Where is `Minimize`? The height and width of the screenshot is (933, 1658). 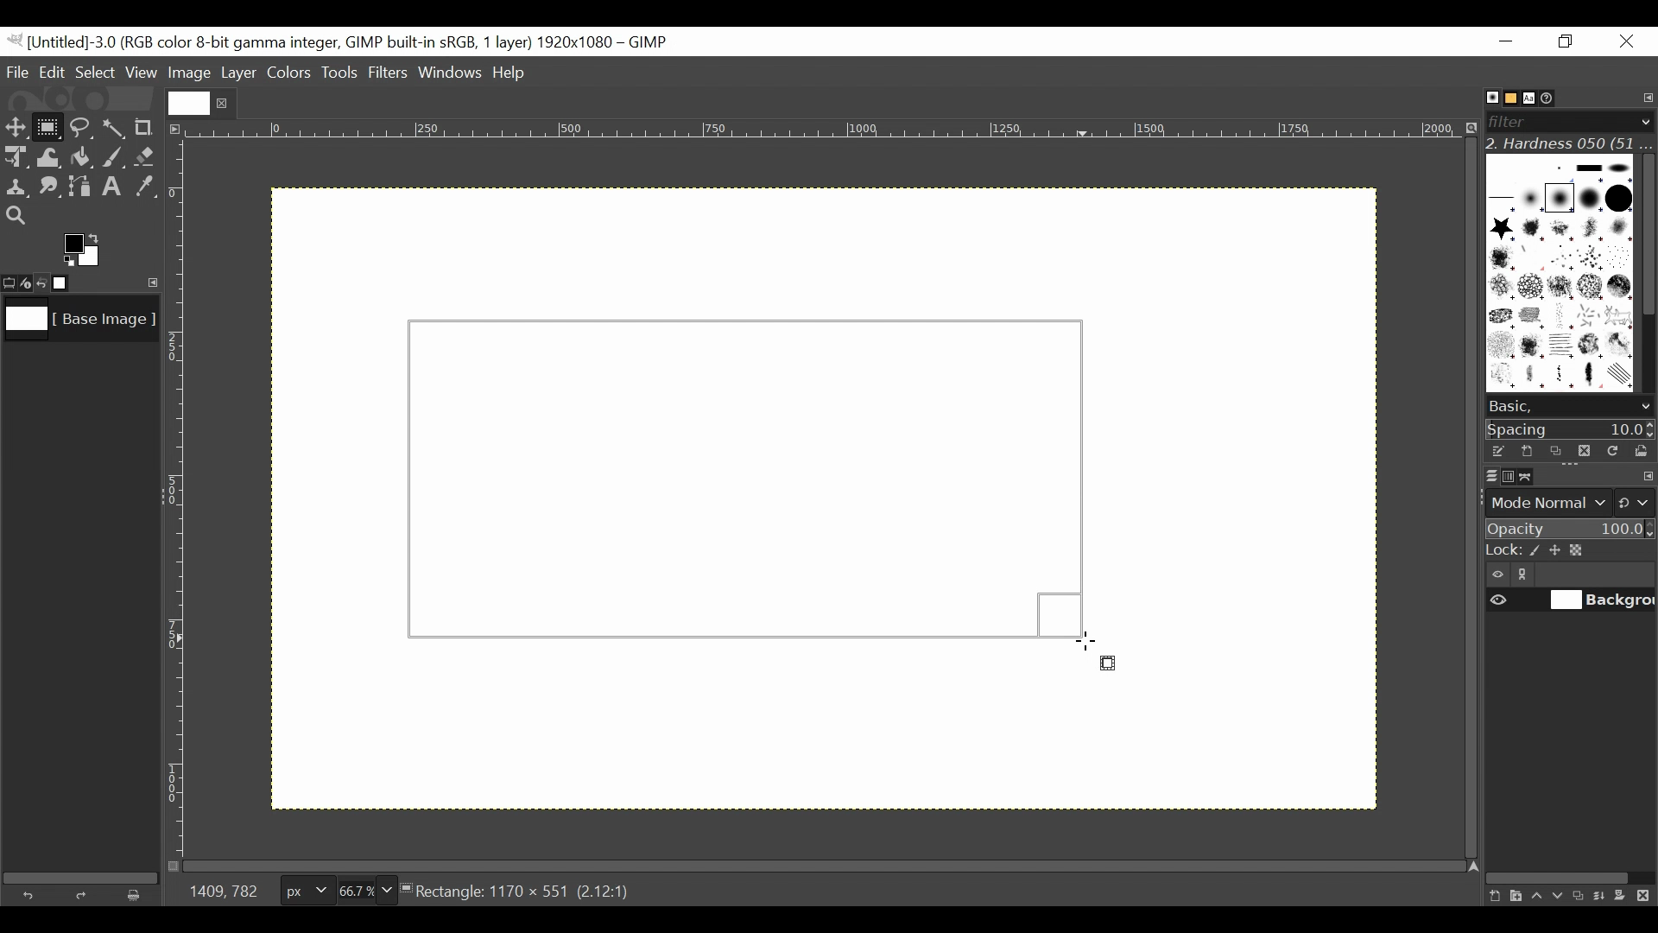
Minimize is located at coordinates (1507, 41).